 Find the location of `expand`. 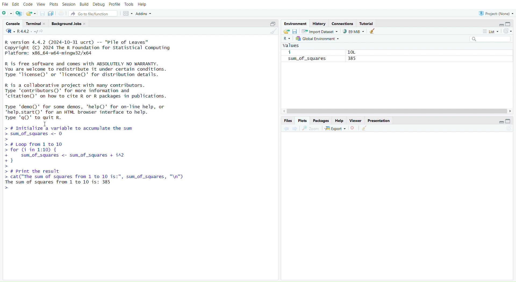

expand is located at coordinates (500, 24).